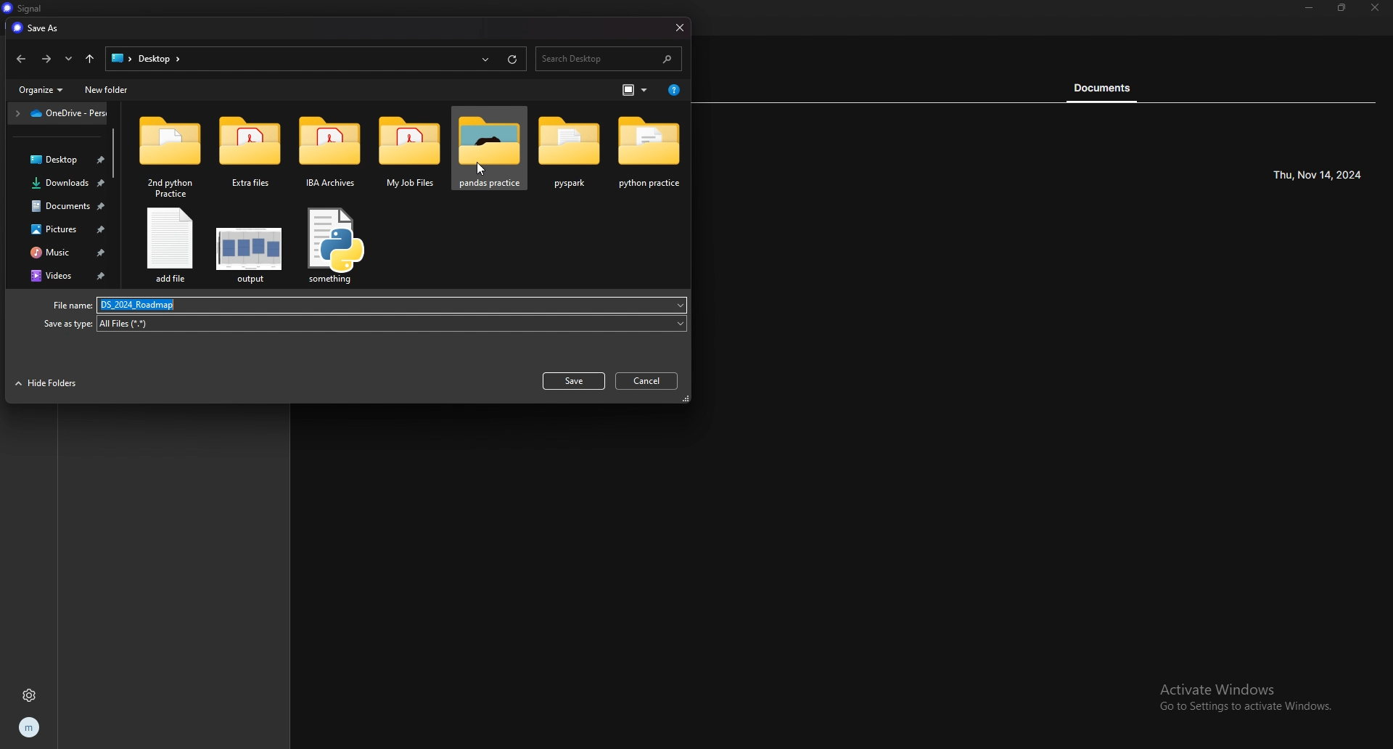 The height and width of the screenshot is (749, 1393). I want to click on time, so click(1317, 176).